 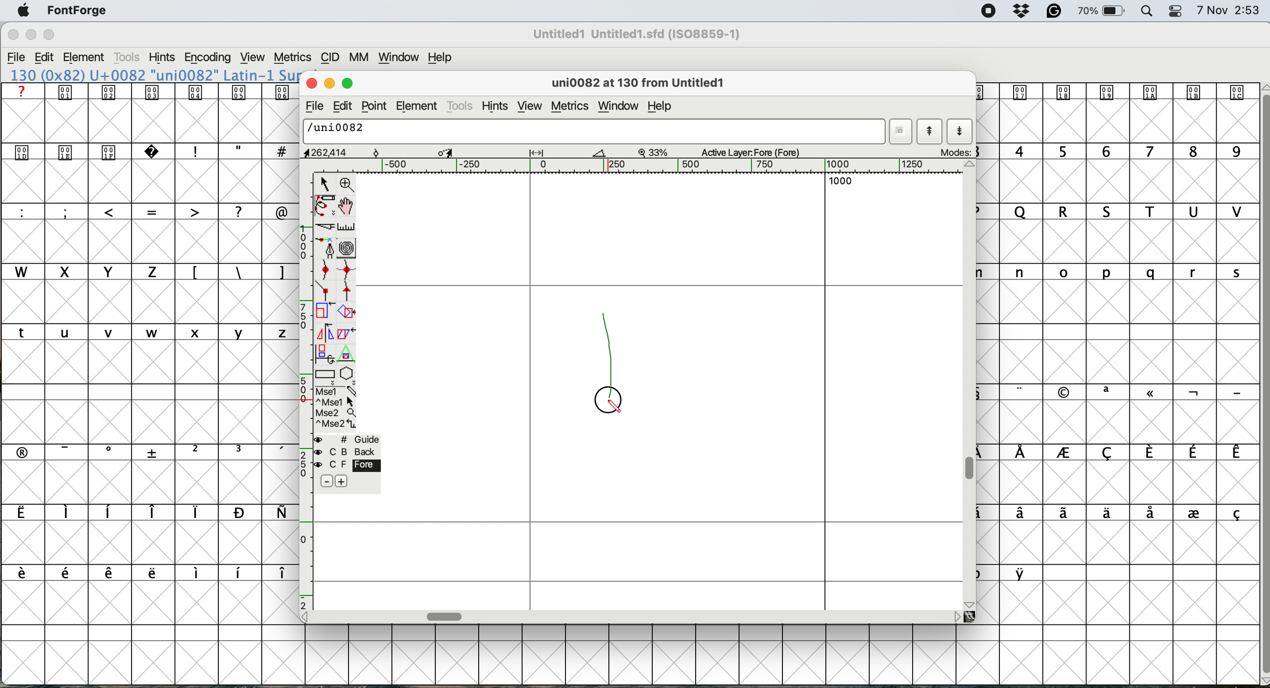 What do you see at coordinates (348, 84) in the screenshot?
I see `maximise` at bounding box center [348, 84].